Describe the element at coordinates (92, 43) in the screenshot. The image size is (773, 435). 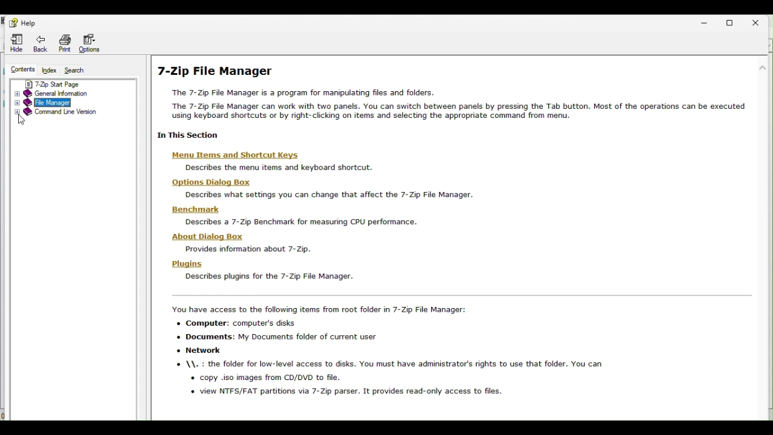
I see `Option` at that location.